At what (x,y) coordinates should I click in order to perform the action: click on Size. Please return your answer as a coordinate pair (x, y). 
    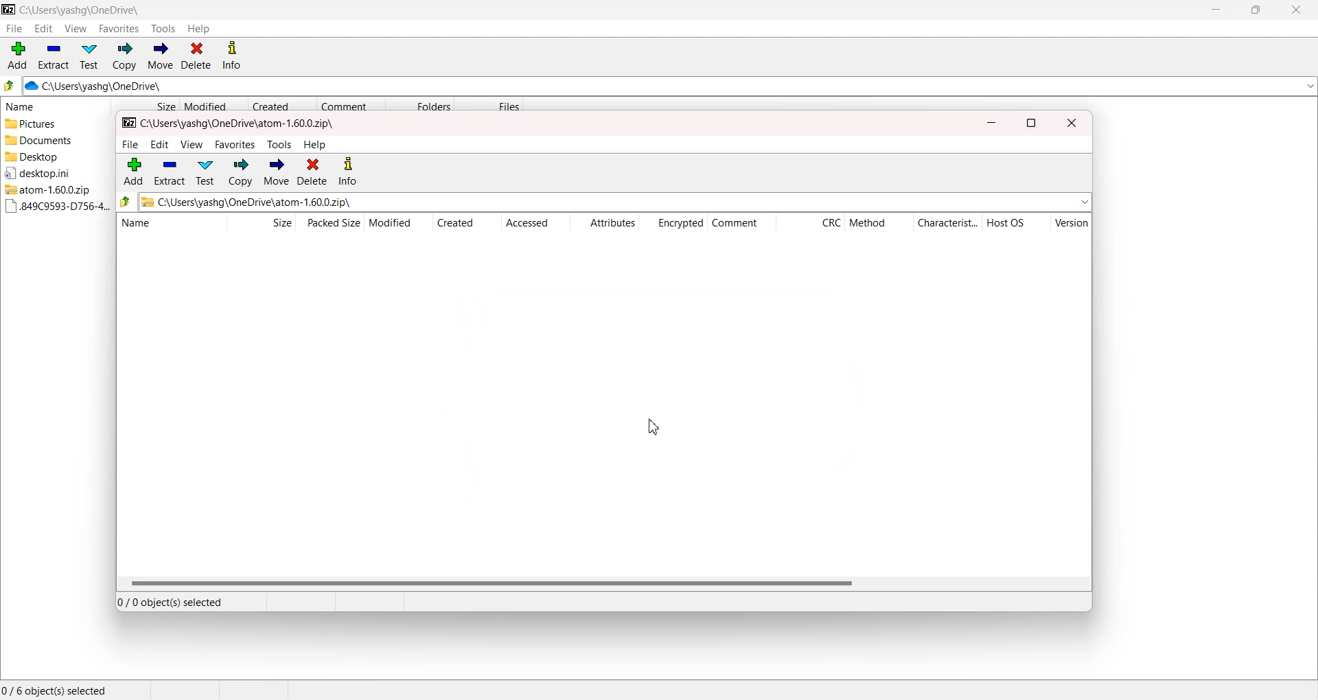
    Looking at the image, I should click on (145, 105).